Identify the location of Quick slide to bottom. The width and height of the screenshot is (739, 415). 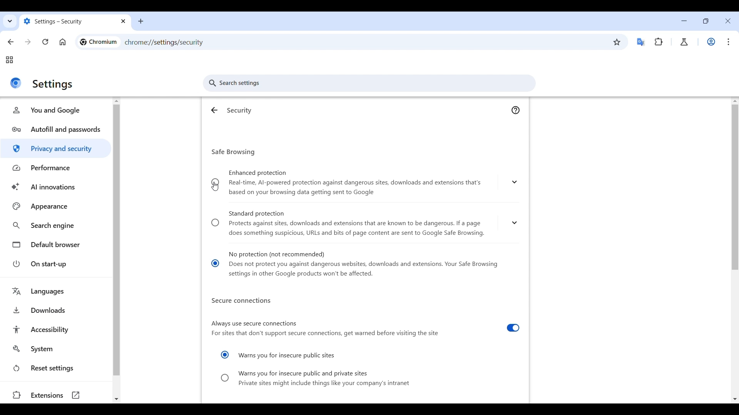
(116, 400).